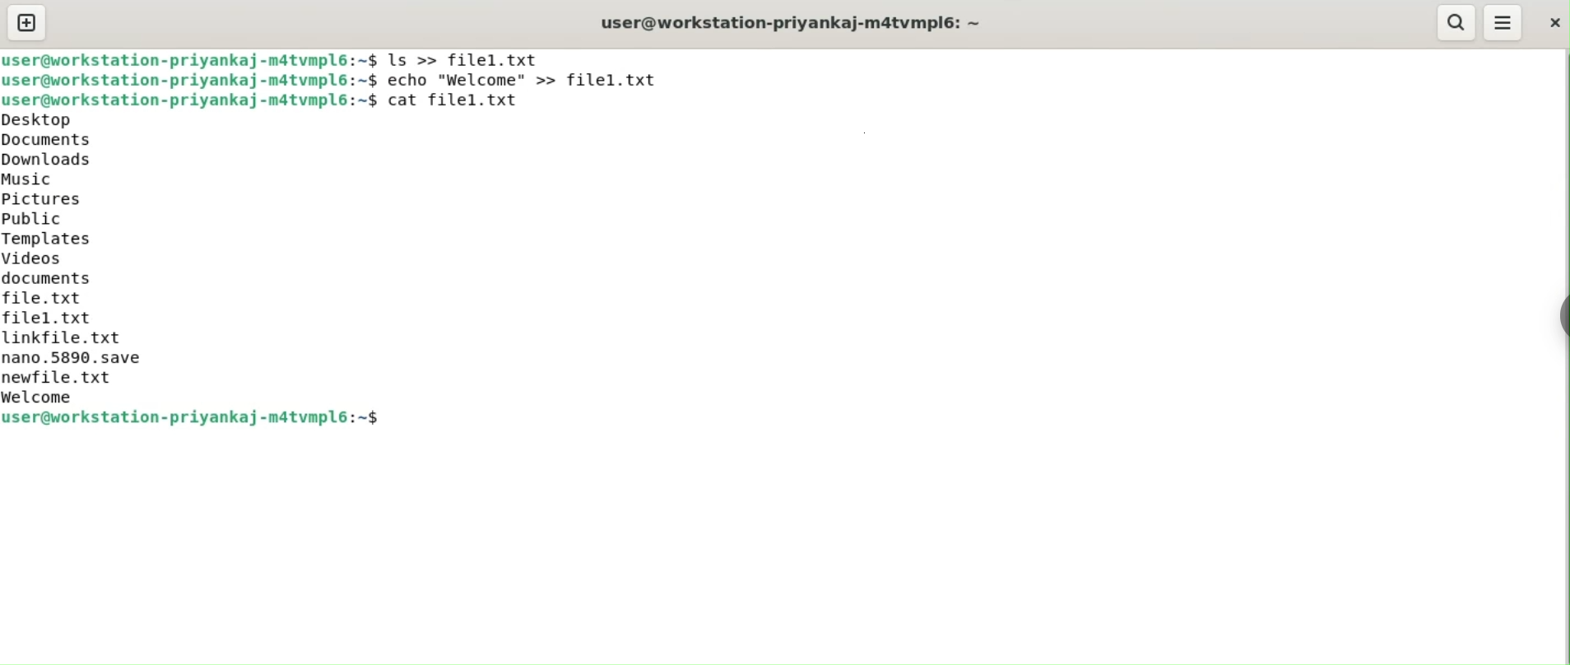  I want to click on cat  file.txt, so click(467, 103).